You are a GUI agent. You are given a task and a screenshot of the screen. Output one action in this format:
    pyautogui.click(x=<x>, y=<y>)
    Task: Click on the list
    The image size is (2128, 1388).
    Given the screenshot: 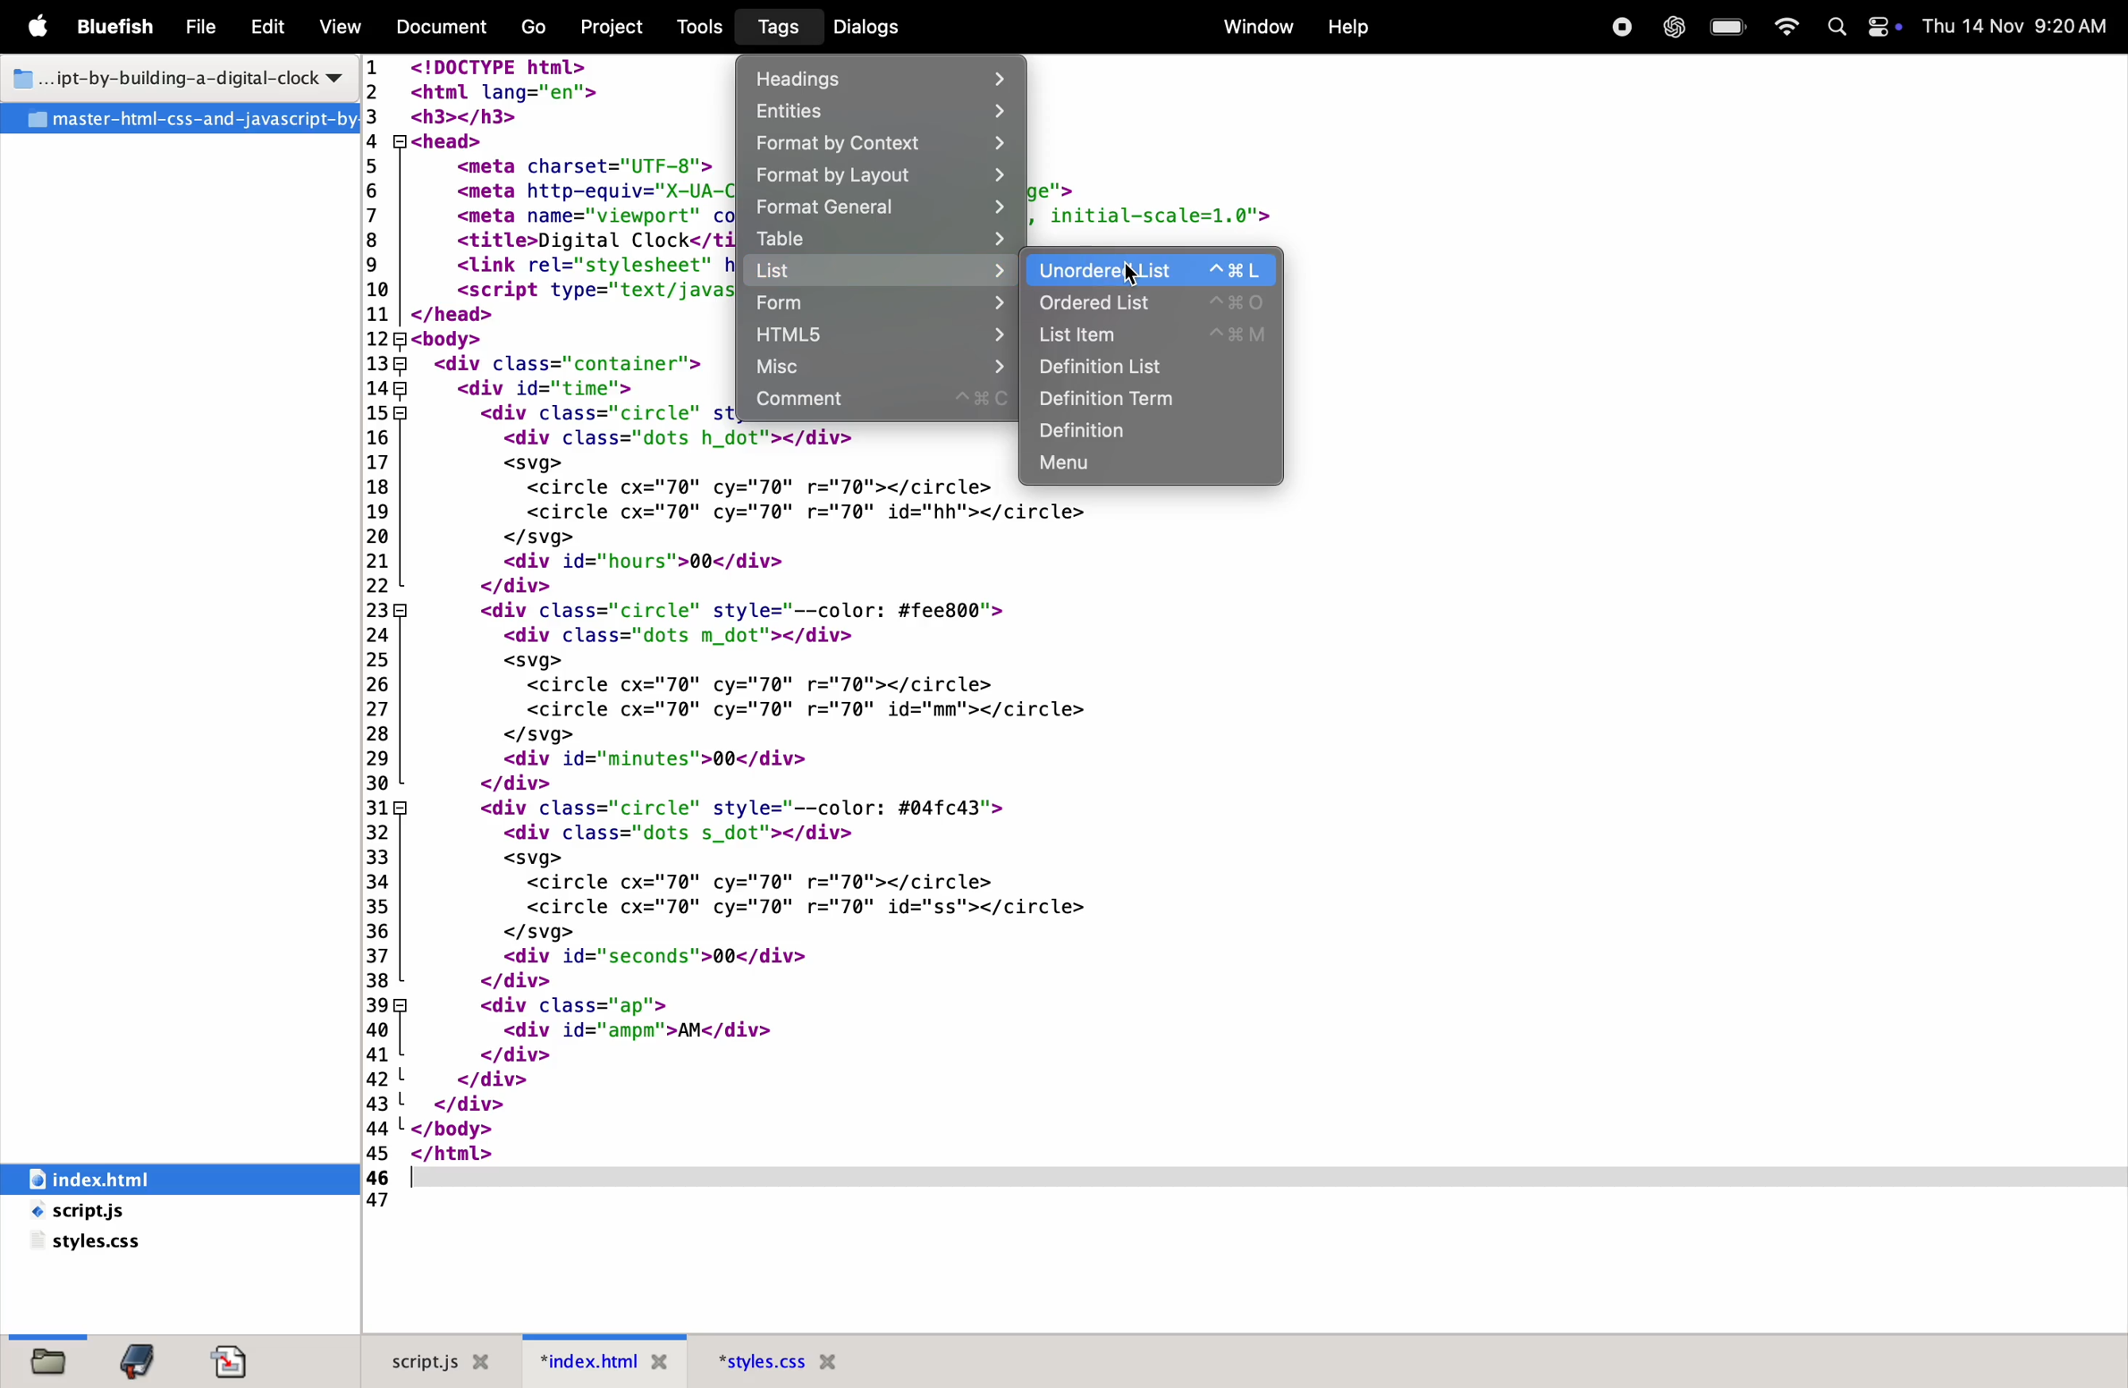 What is the action you would take?
    pyautogui.click(x=882, y=271)
    